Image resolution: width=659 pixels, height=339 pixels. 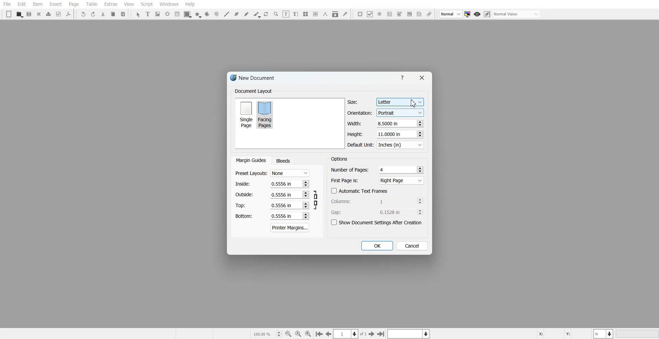 What do you see at coordinates (306, 194) in the screenshot?
I see `Increase and decrease No. ` at bounding box center [306, 194].